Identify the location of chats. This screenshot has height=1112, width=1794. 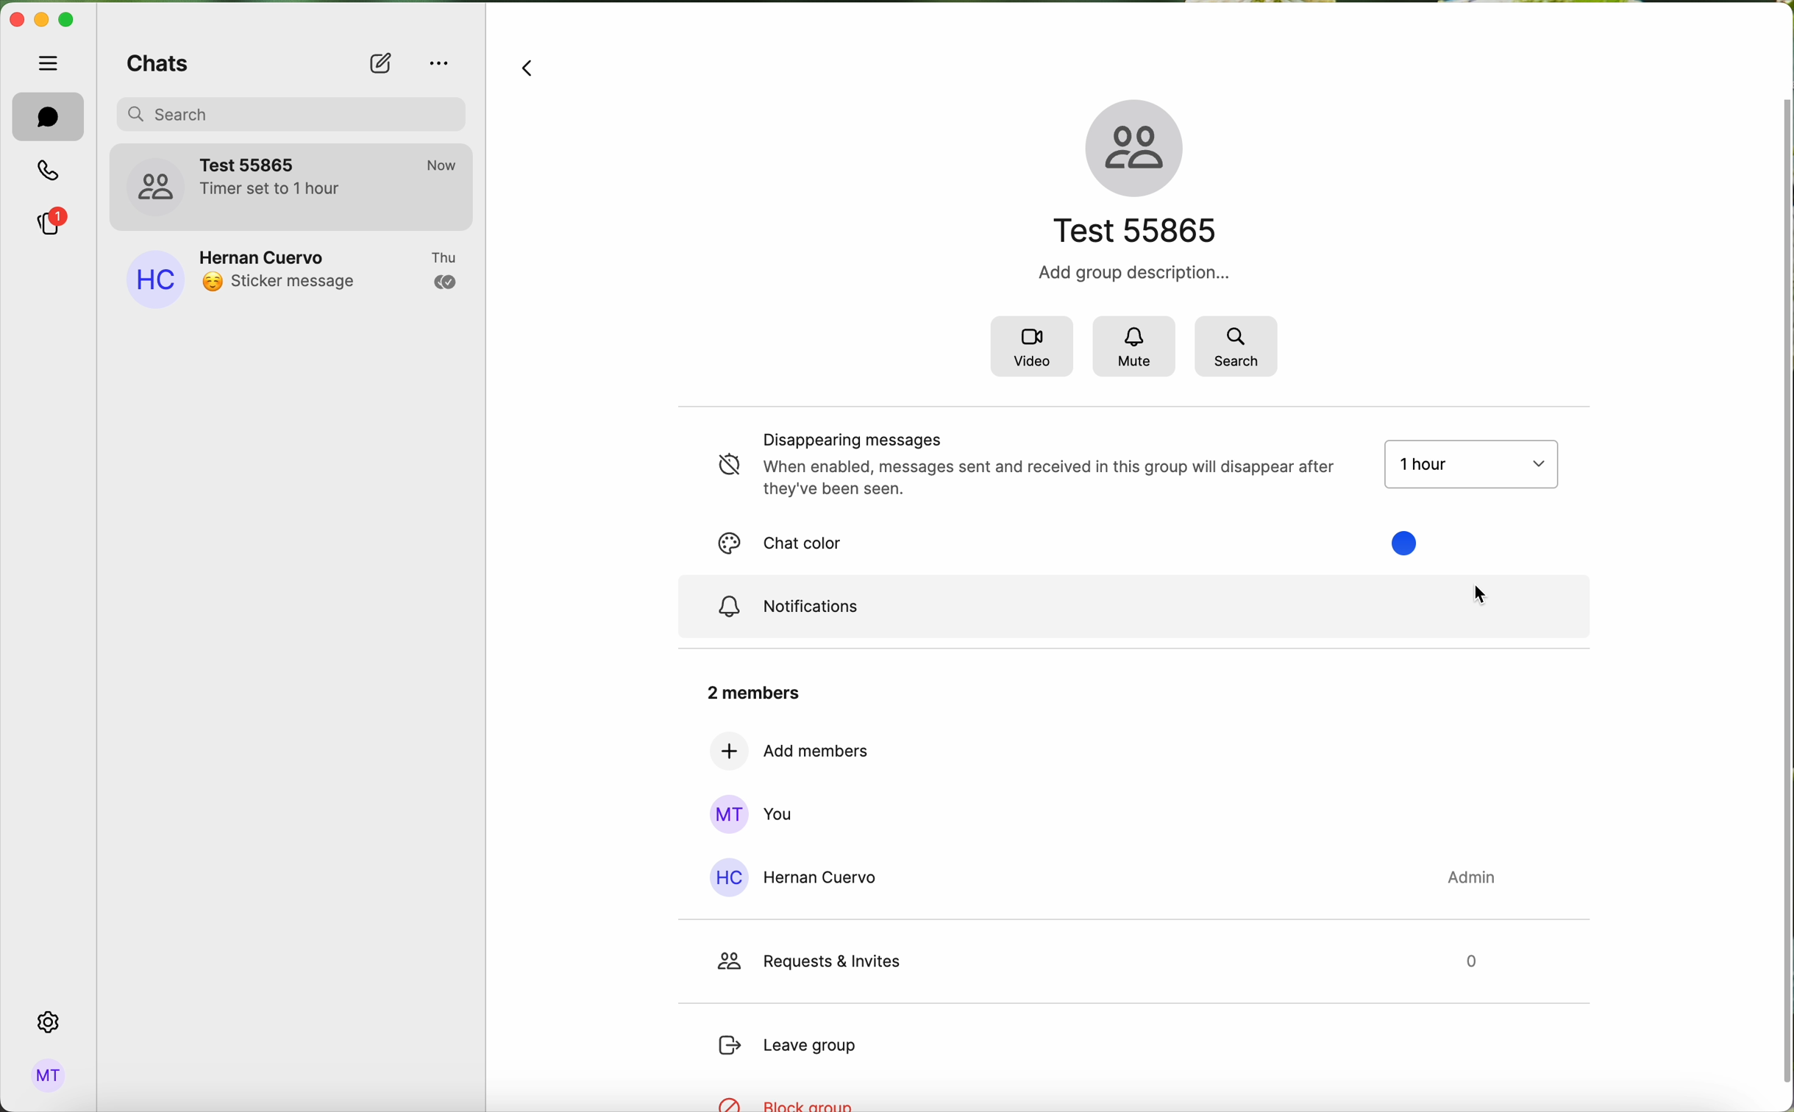
(48, 116).